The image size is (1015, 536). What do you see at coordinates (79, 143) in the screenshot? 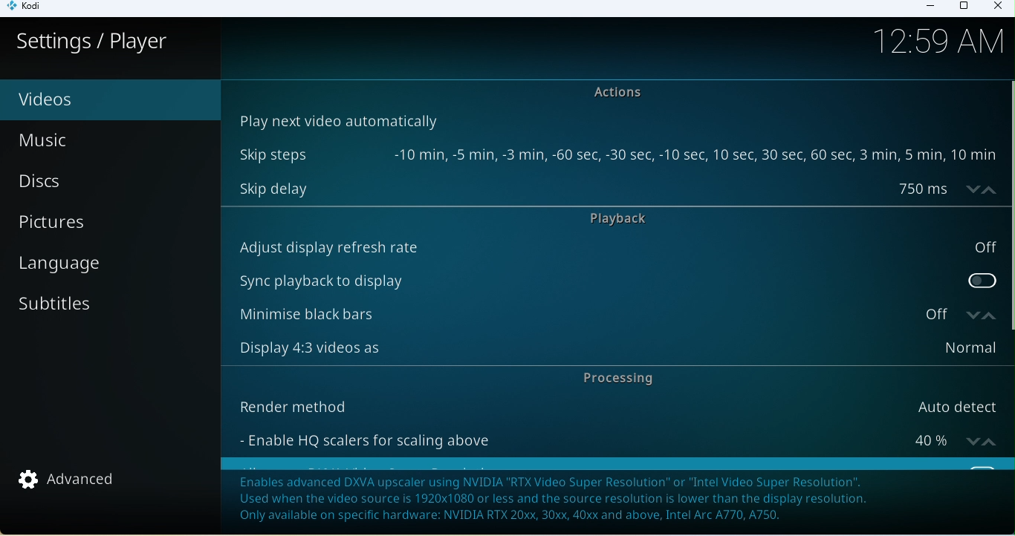
I see `Music` at bounding box center [79, 143].